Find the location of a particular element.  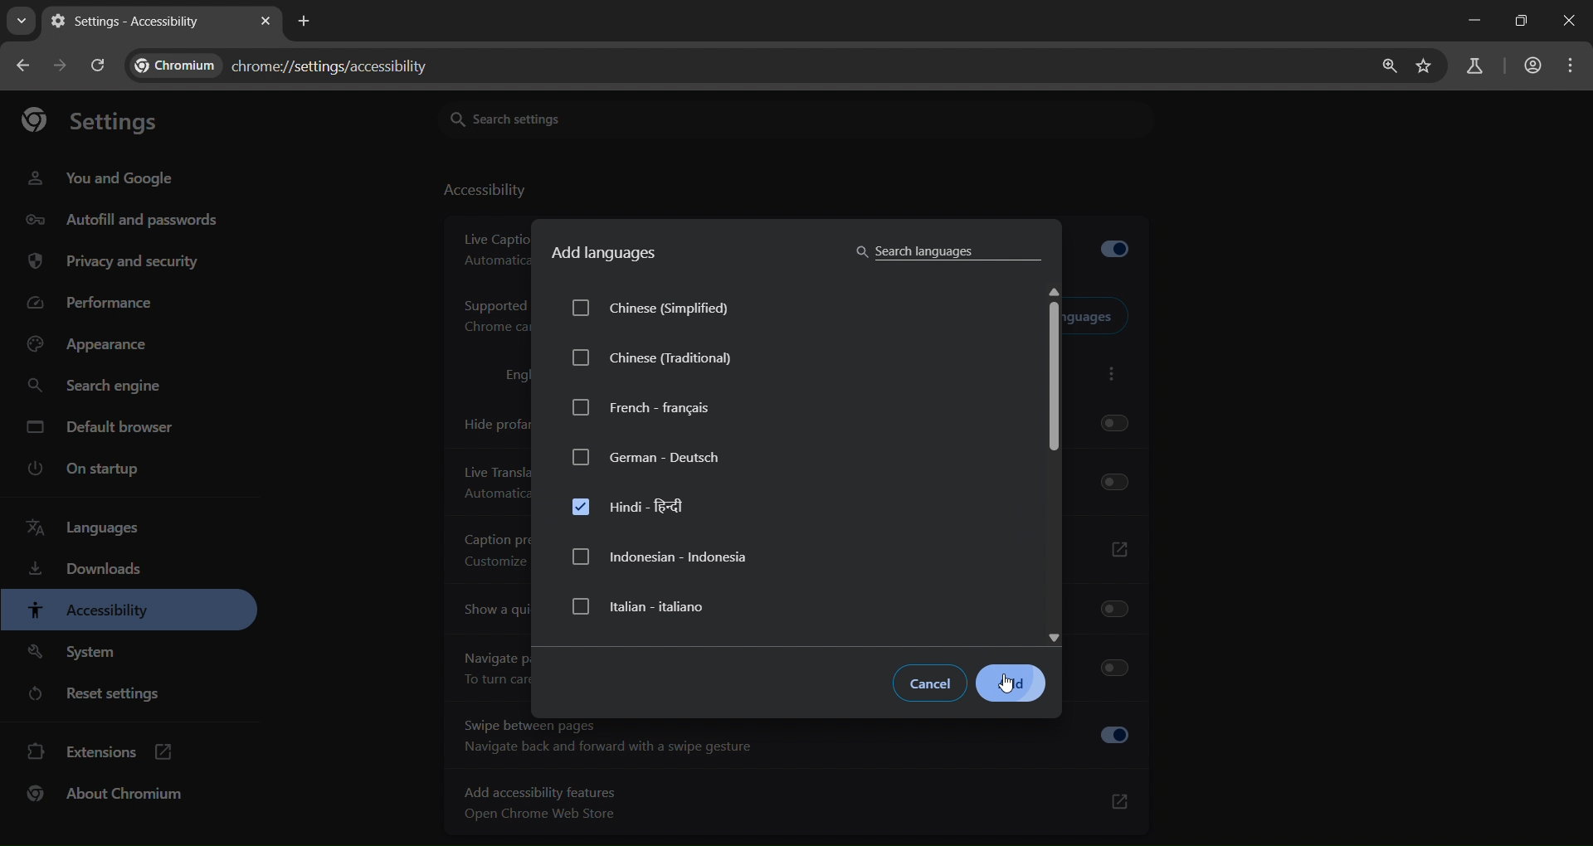

Hindi is located at coordinates (636, 506).